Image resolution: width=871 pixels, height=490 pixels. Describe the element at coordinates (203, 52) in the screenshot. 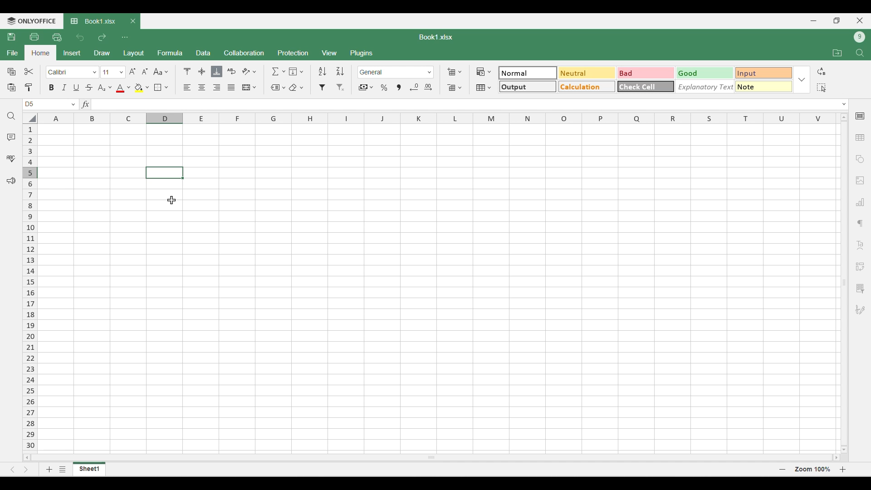

I see `Data menu` at that location.